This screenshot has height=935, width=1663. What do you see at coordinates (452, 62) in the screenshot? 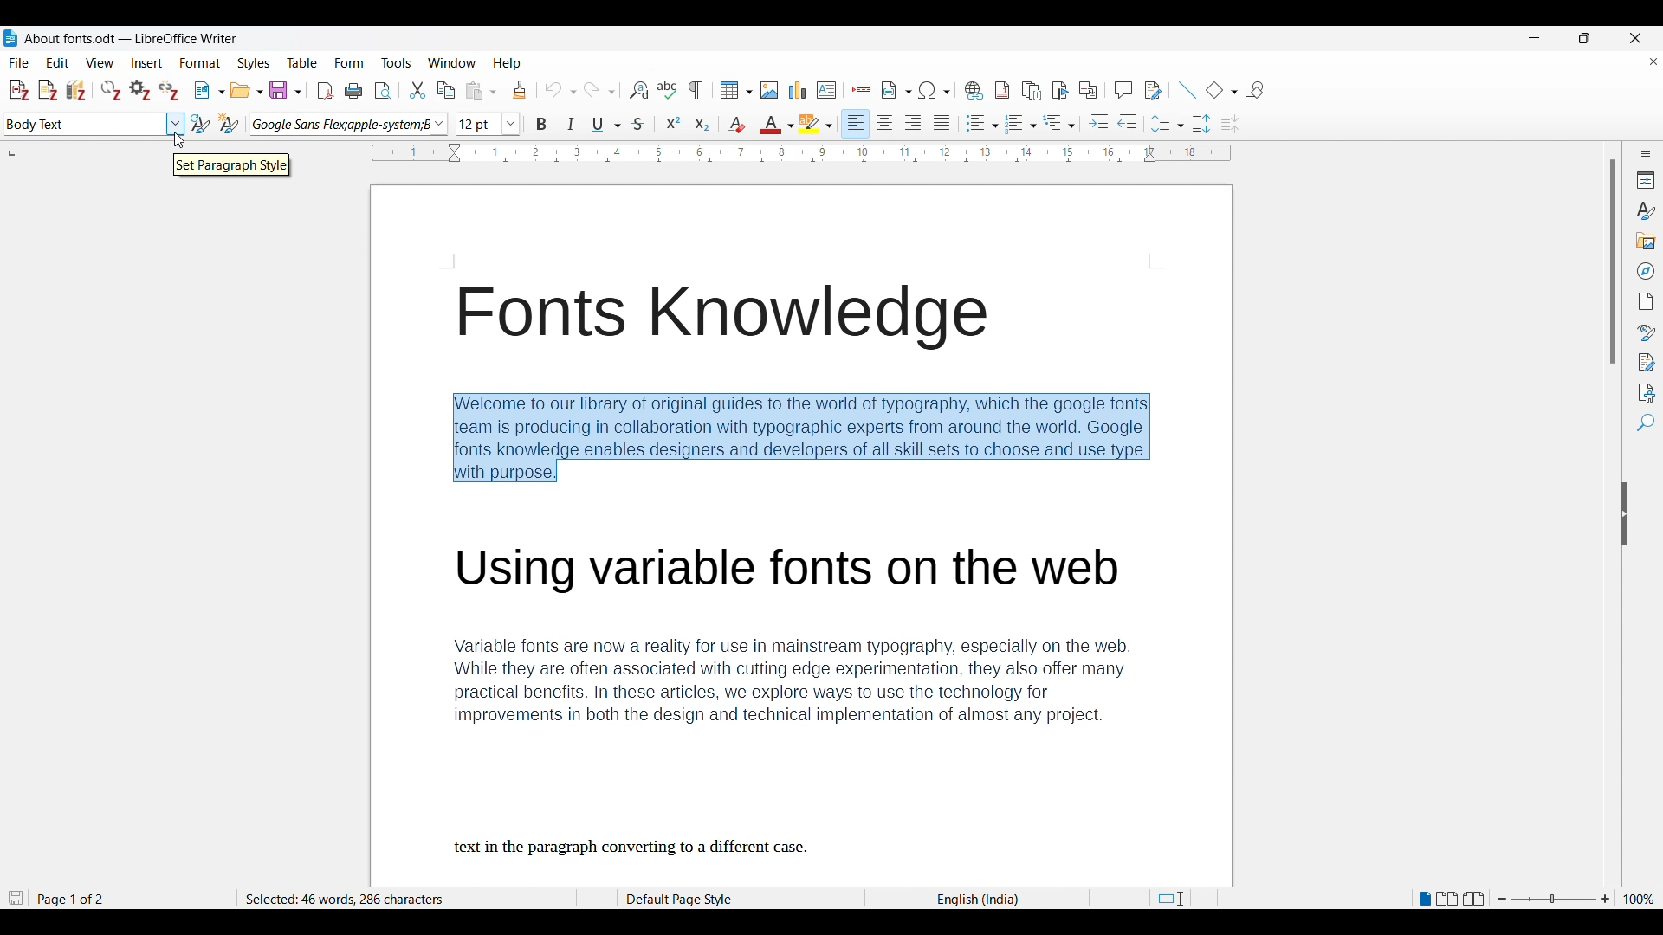
I see `Window options` at bounding box center [452, 62].